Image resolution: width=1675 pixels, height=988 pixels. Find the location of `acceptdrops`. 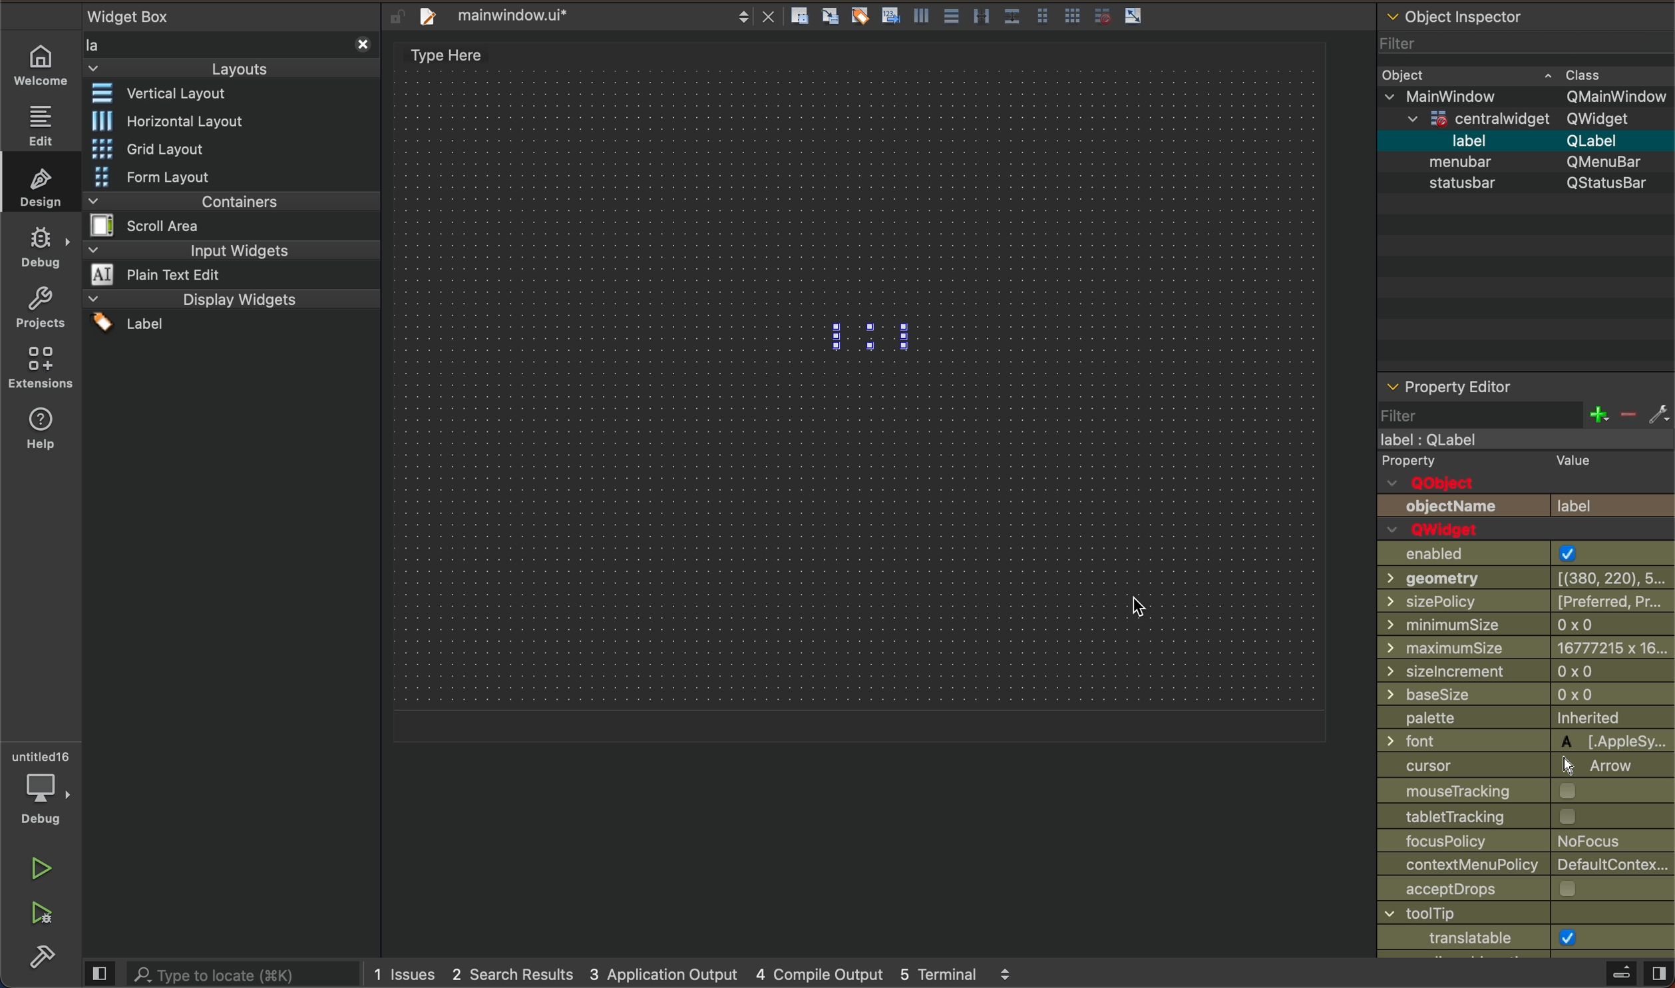

acceptdrops is located at coordinates (1525, 890).